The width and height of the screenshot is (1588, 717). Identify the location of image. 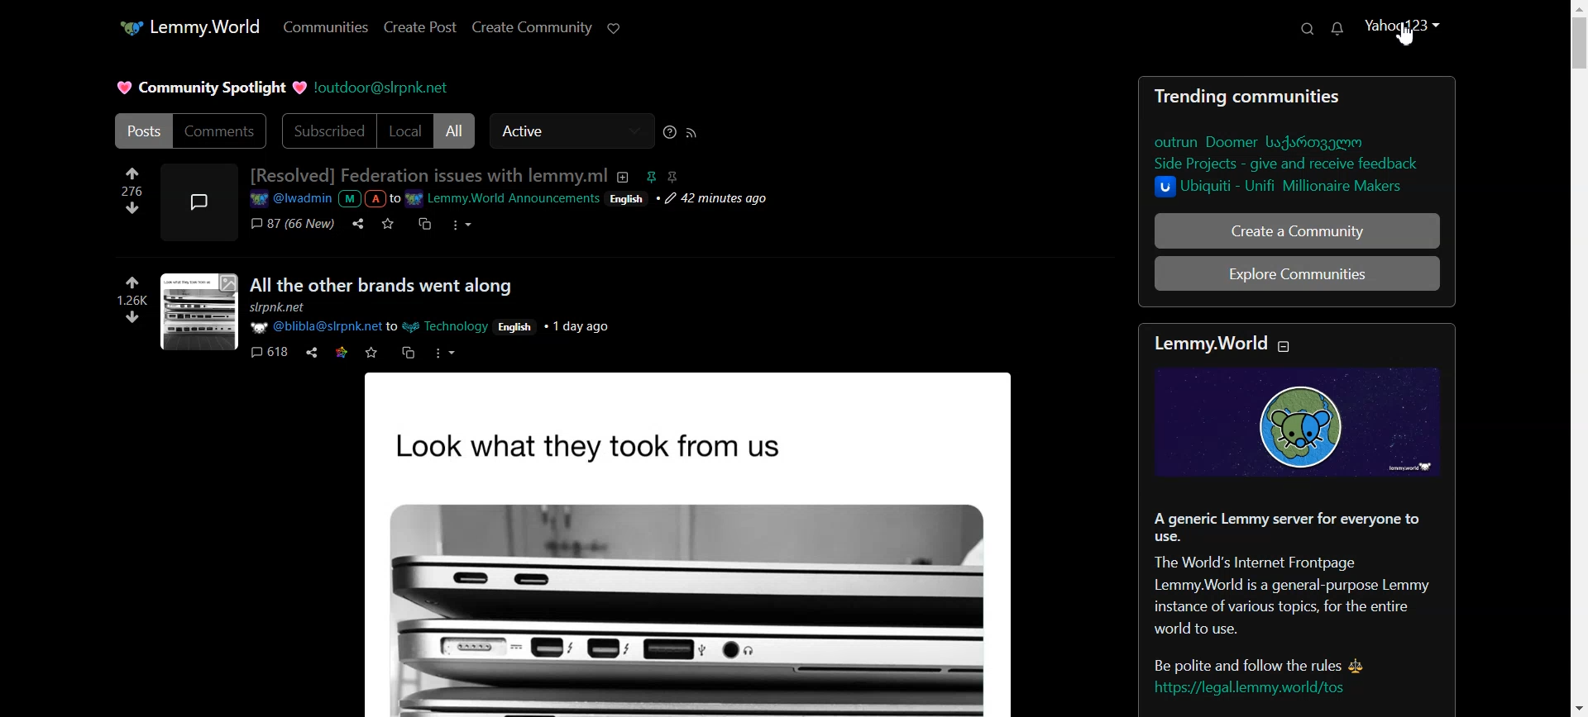
(200, 311).